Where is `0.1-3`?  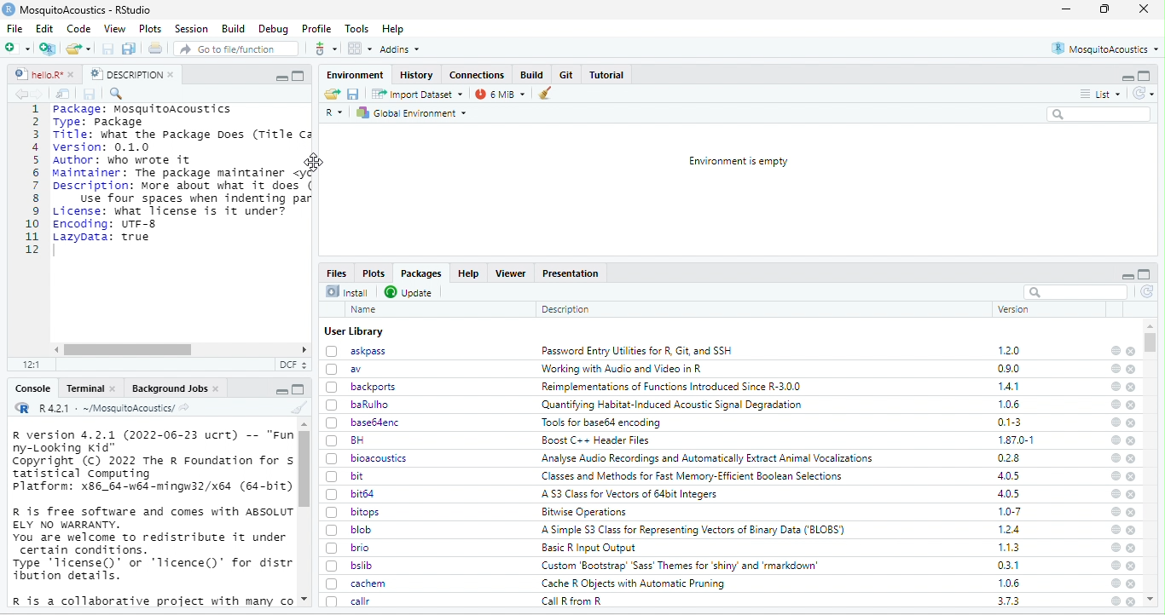 0.1-3 is located at coordinates (1008, 422).